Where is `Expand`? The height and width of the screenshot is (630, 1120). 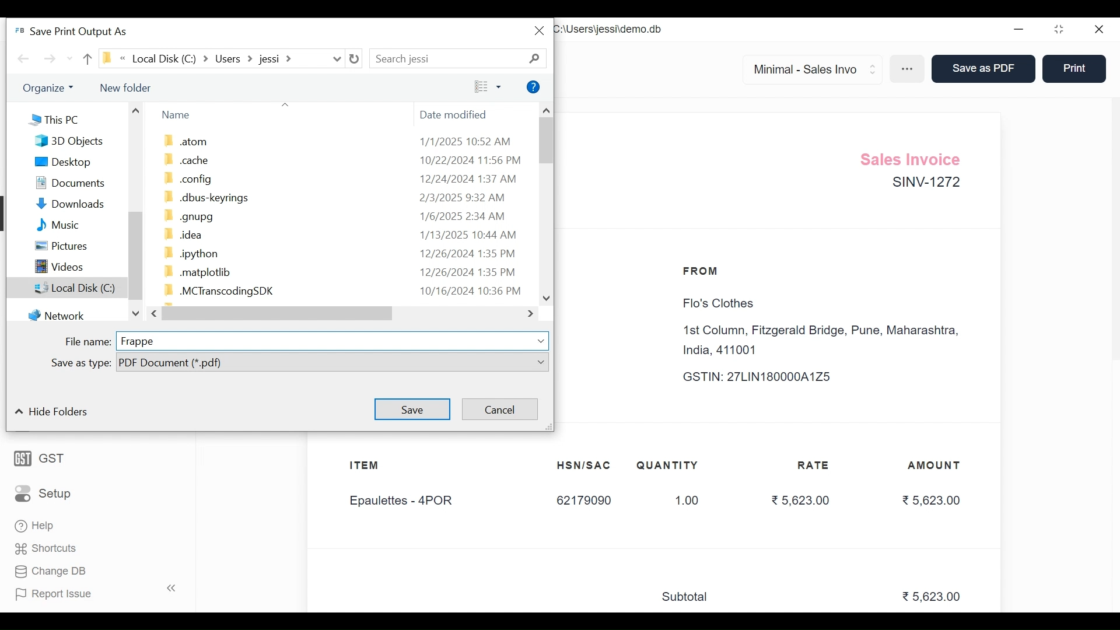 Expand is located at coordinates (874, 68).